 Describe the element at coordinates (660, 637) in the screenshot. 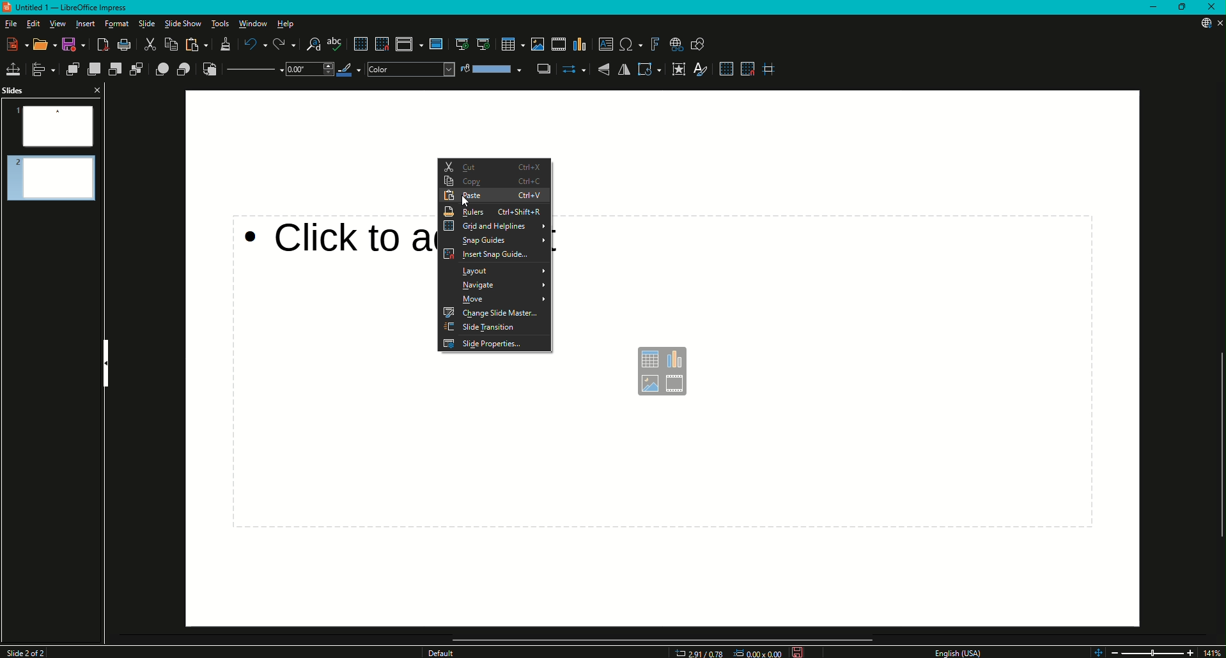

I see `Scroll` at that location.